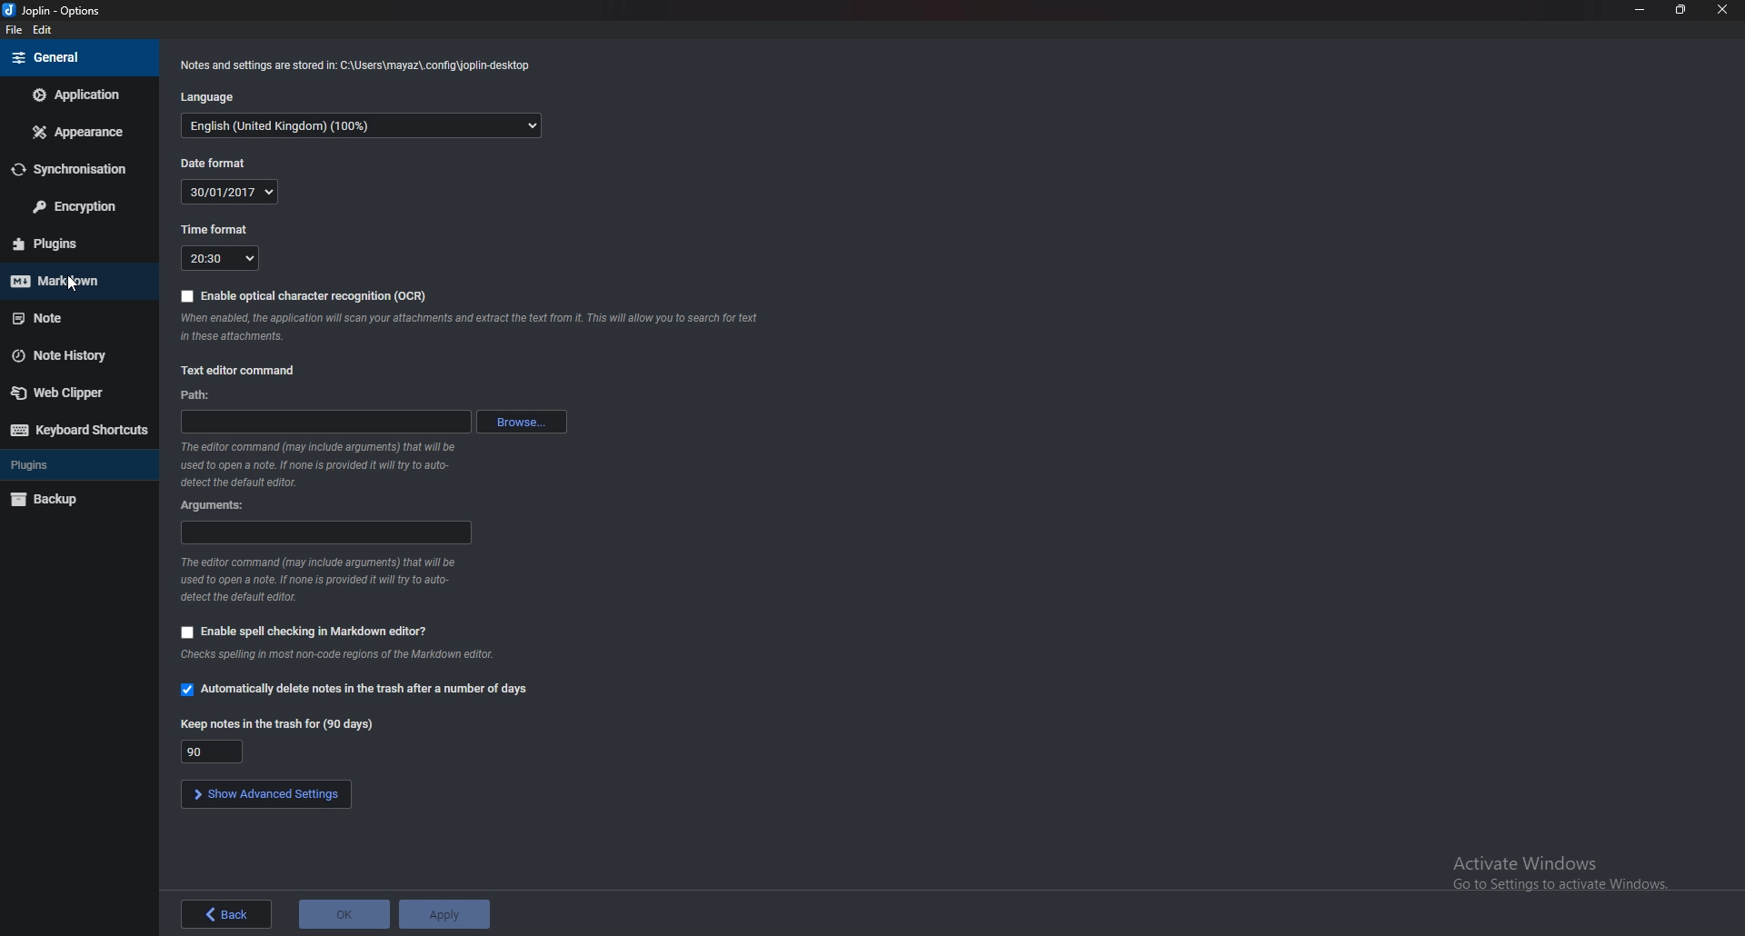 This screenshot has width=1745, height=936. Describe the element at coordinates (78, 94) in the screenshot. I see `Application` at that location.